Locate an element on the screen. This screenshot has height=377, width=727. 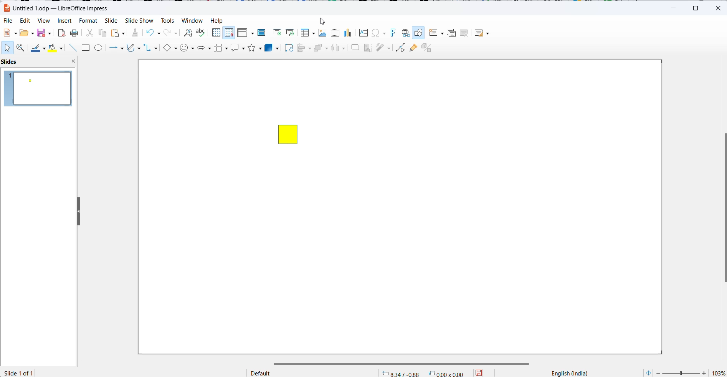
Tools is located at coordinates (167, 21).